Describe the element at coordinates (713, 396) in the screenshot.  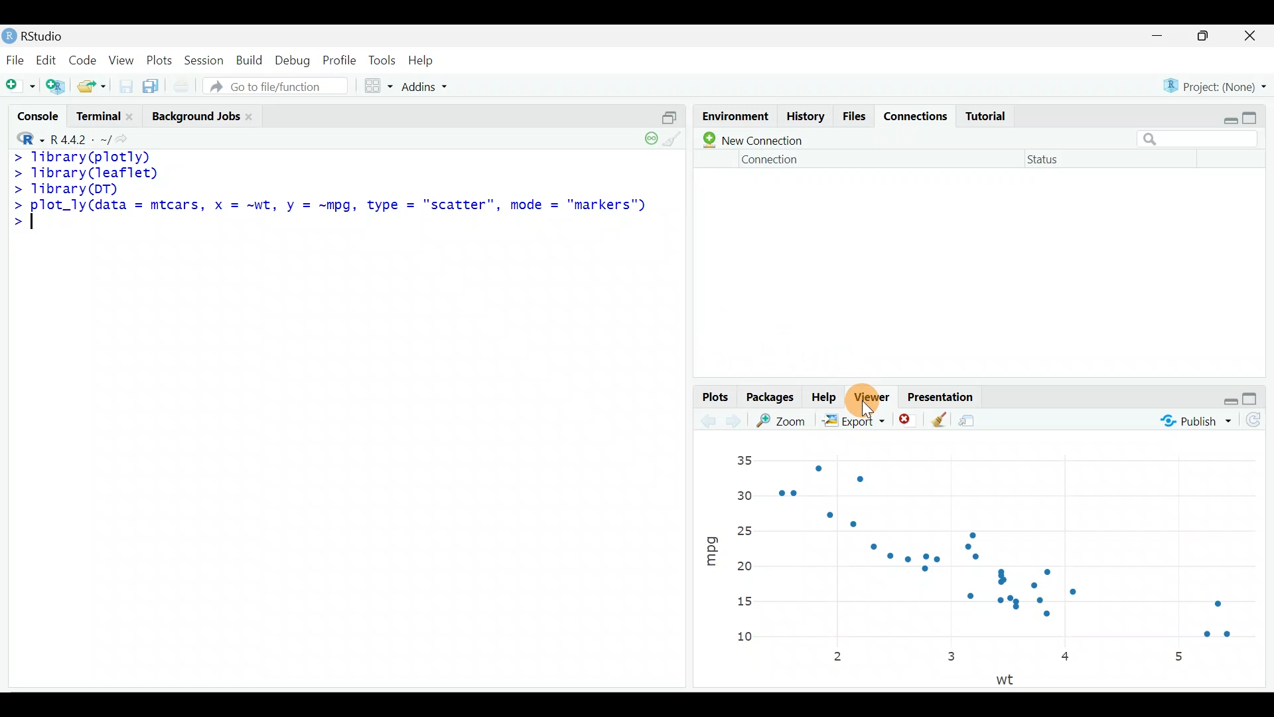
I see `Plots` at that location.